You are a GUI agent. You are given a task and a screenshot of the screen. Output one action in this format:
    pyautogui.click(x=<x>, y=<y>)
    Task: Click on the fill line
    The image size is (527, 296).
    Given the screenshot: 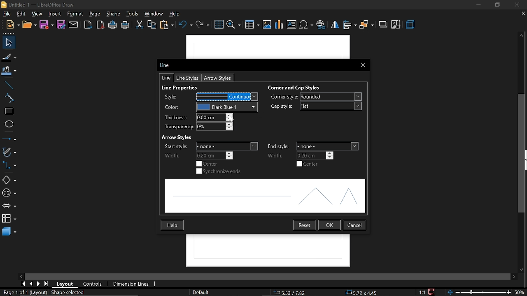 What is the action you would take?
    pyautogui.click(x=9, y=57)
    